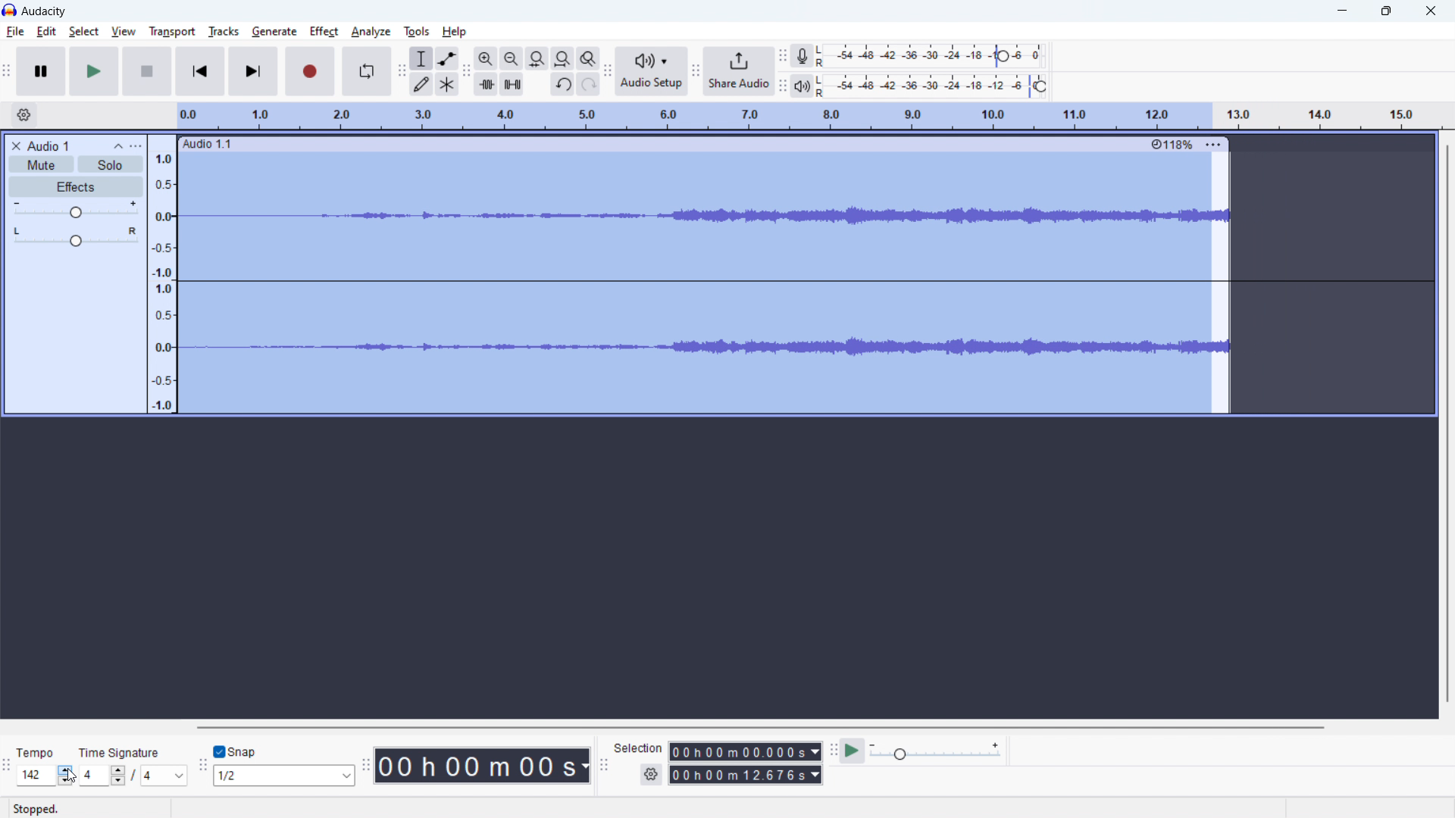 Image resolution: width=1455 pixels, height=818 pixels. Describe the element at coordinates (37, 807) in the screenshot. I see `Stopped` at that location.